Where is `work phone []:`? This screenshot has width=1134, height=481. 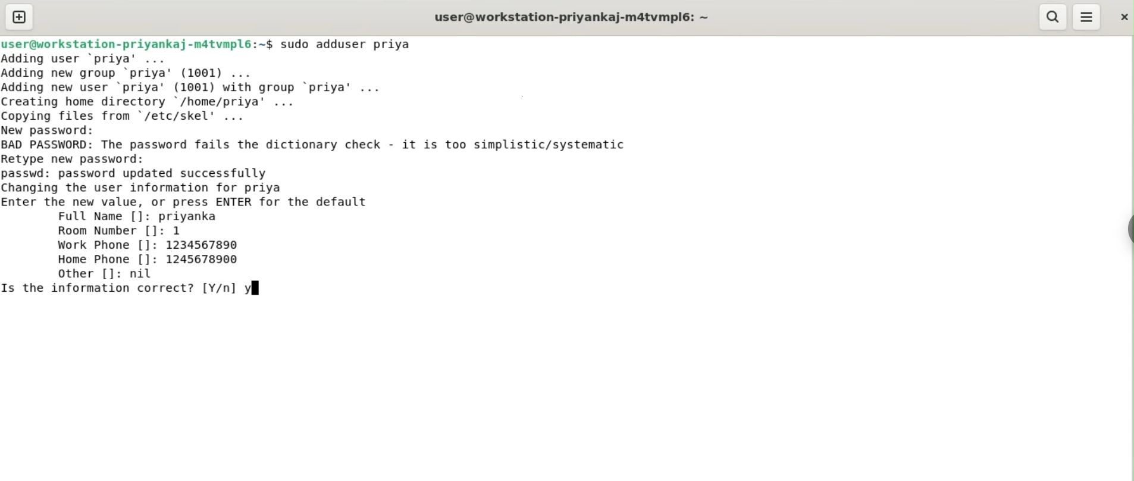
work phone []: is located at coordinates (102, 246).